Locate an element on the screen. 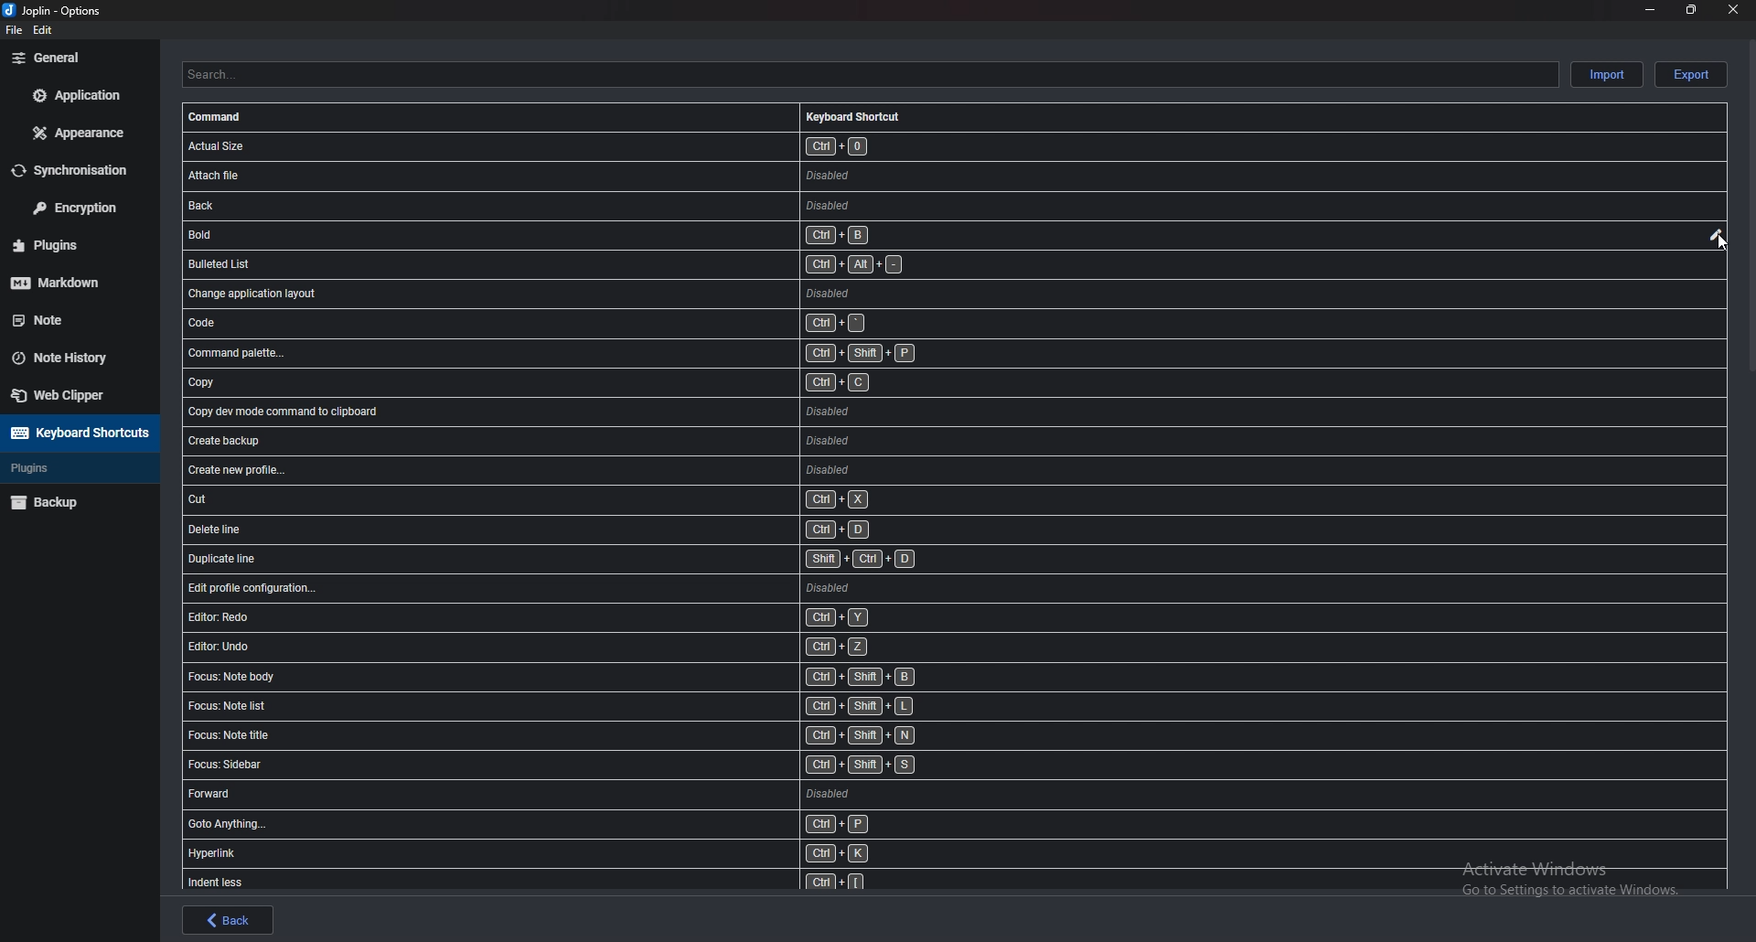 The height and width of the screenshot is (942, 1756). resize is located at coordinates (1691, 9).